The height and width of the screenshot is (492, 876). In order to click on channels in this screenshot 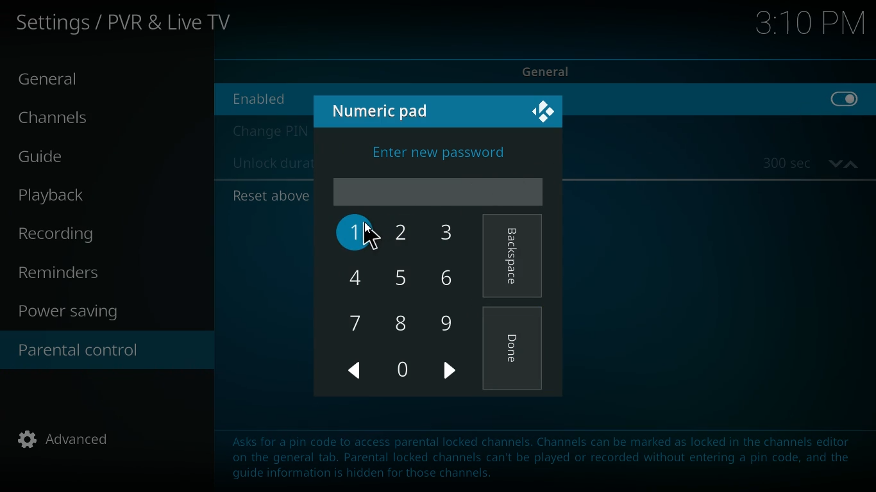, I will do `click(65, 120)`.